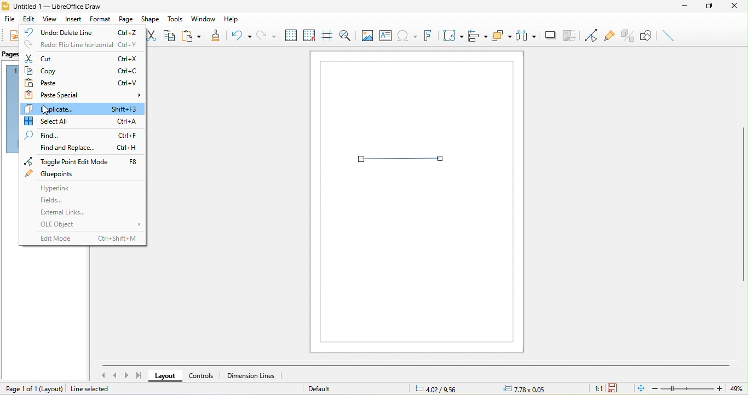 The image size is (748, 395). What do you see at coordinates (571, 35) in the screenshot?
I see `crop image` at bounding box center [571, 35].